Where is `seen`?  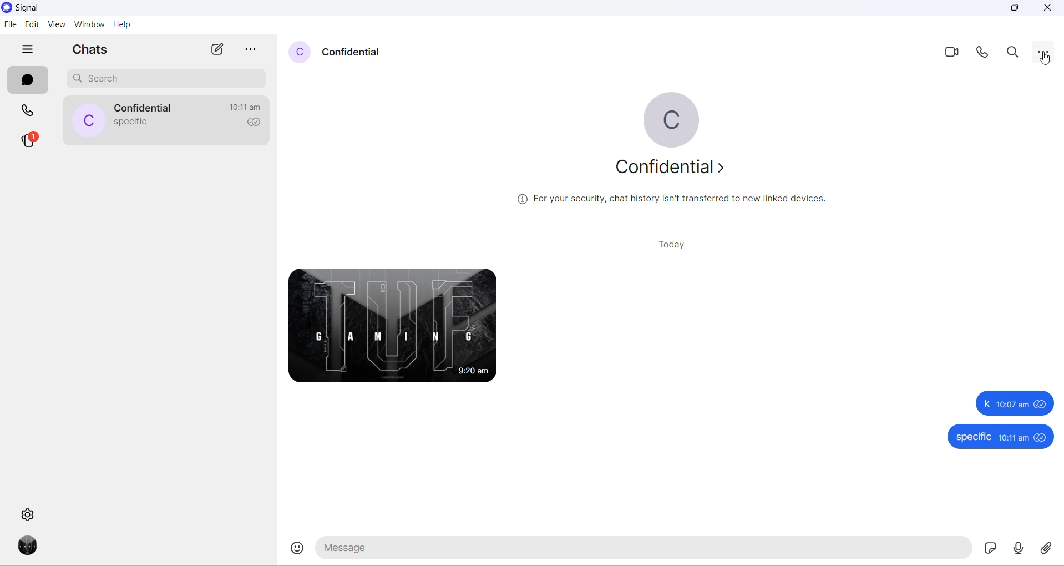
seen is located at coordinates (1042, 438).